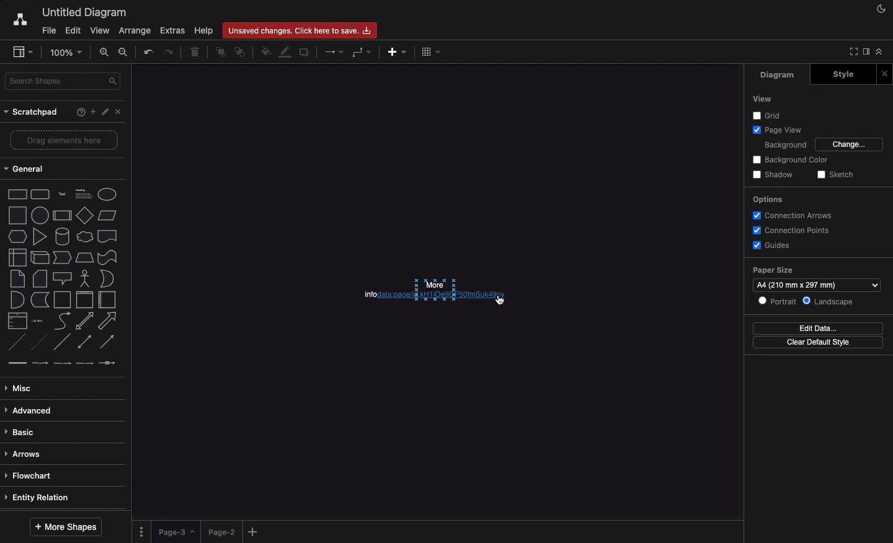 This screenshot has width=893, height=543. What do you see at coordinates (195, 53) in the screenshot?
I see `Trash` at bounding box center [195, 53].